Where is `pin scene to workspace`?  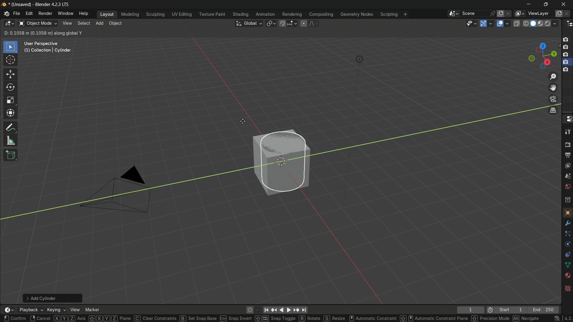
pin scene to workspace is located at coordinates (493, 13).